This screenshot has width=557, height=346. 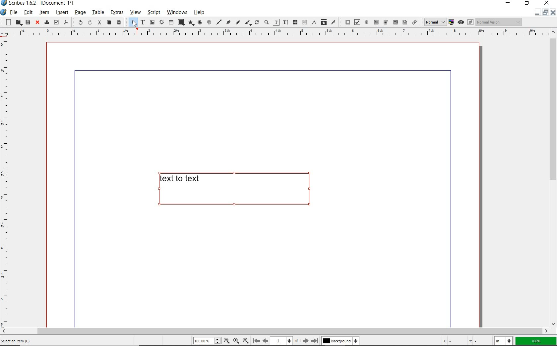 What do you see at coordinates (415, 22) in the screenshot?
I see `link annotation` at bounding box center [415, 22].